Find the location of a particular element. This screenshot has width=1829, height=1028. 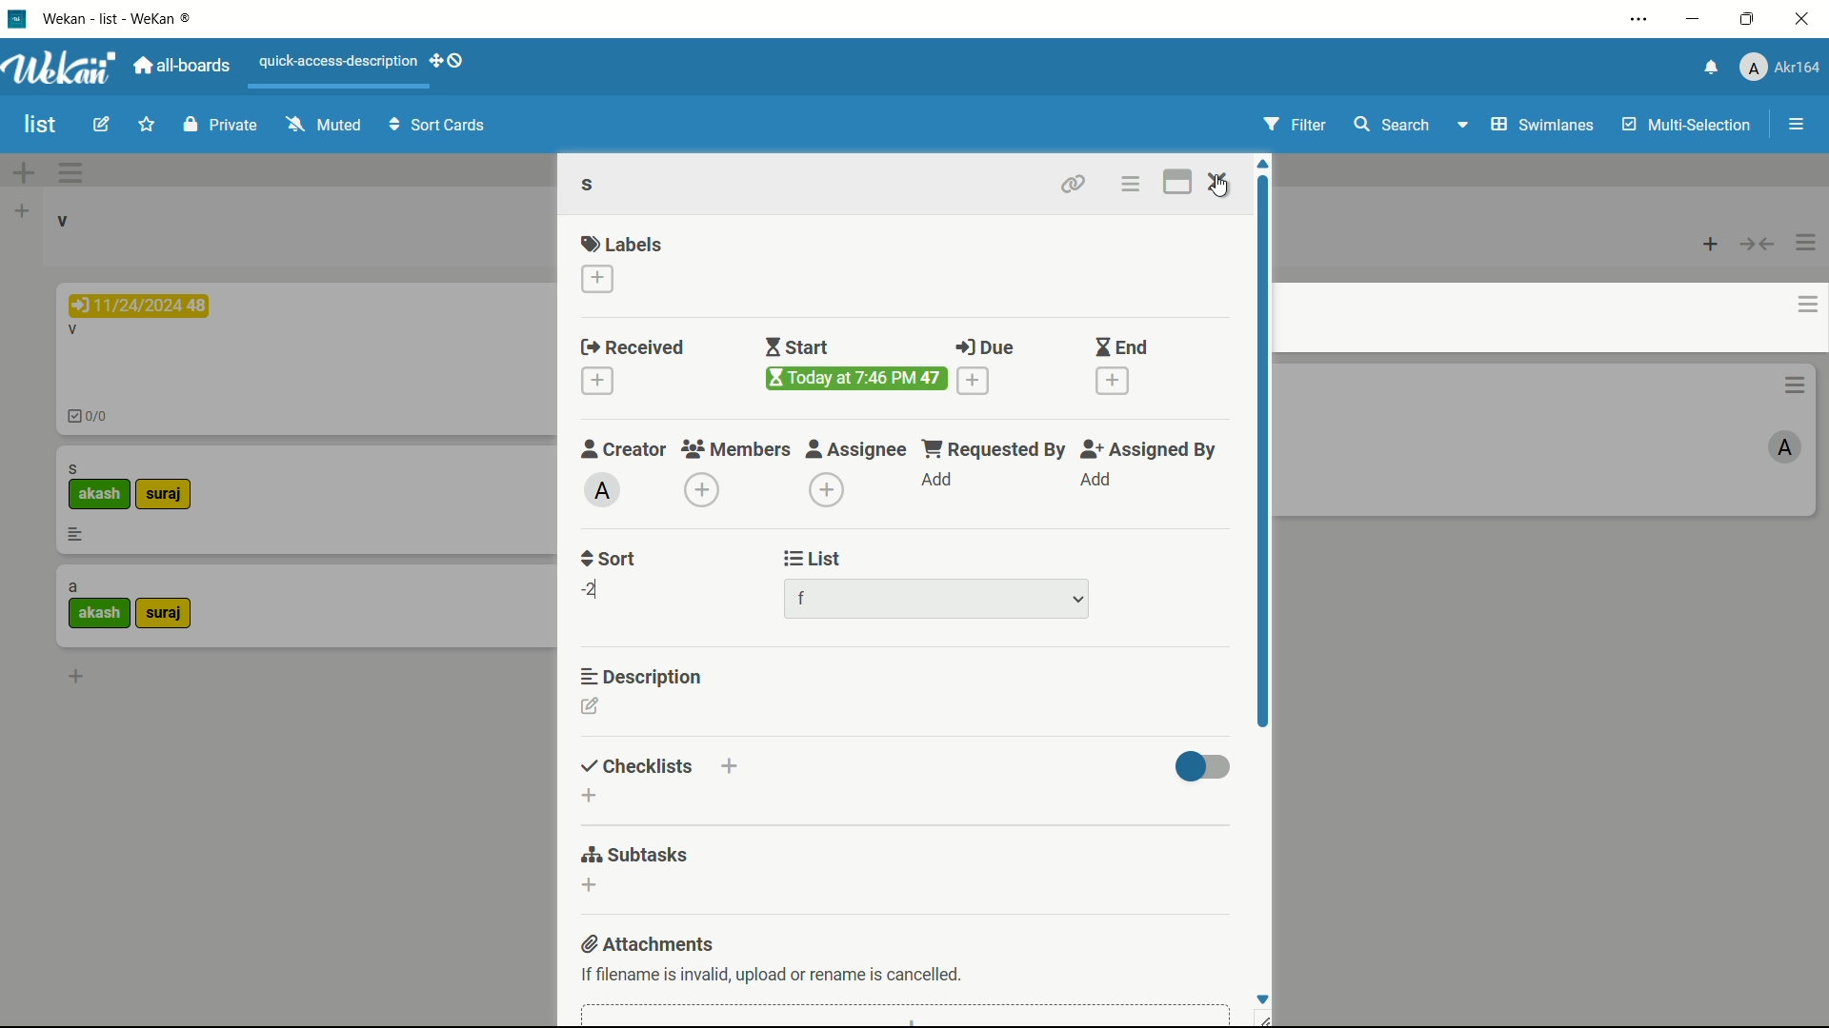

add assignee is located at coordinates (825, 490).